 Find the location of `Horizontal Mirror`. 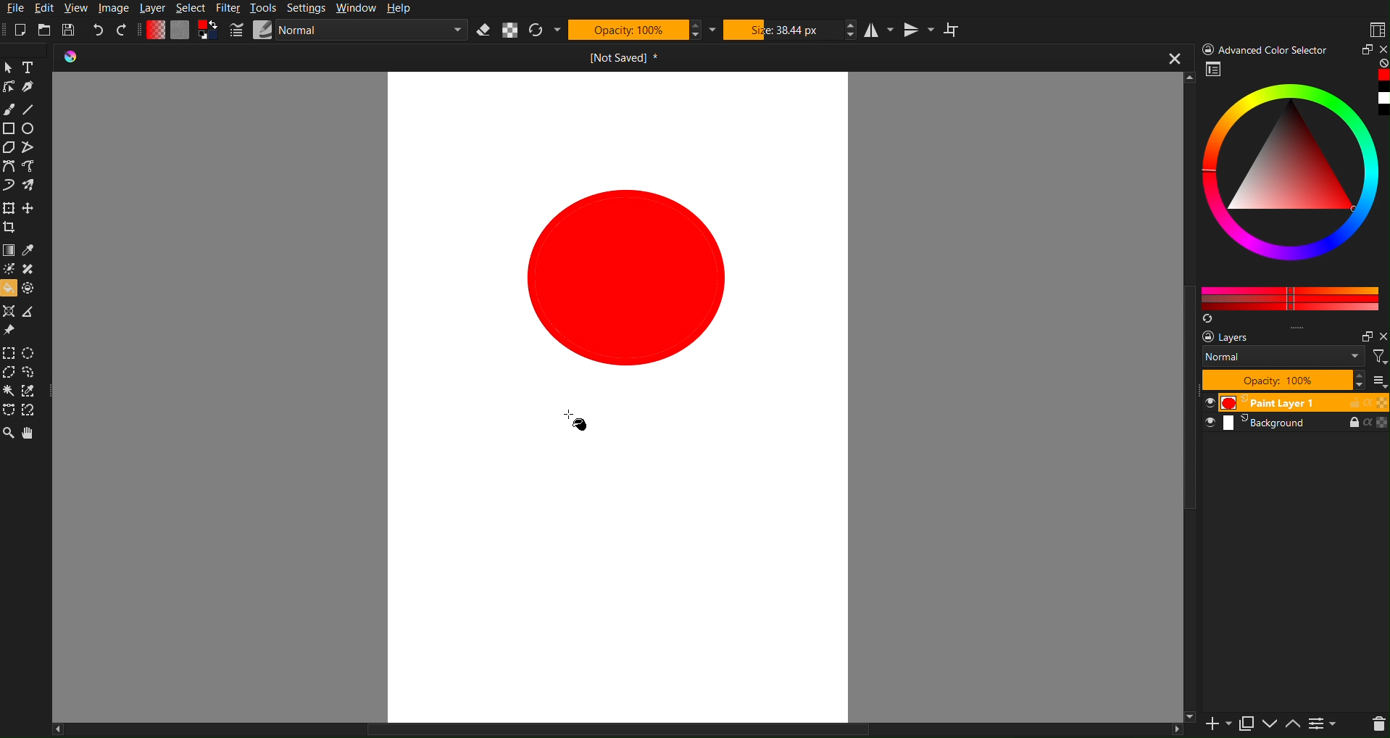

Horizontal Mirror is located at coordinates (883, 30).